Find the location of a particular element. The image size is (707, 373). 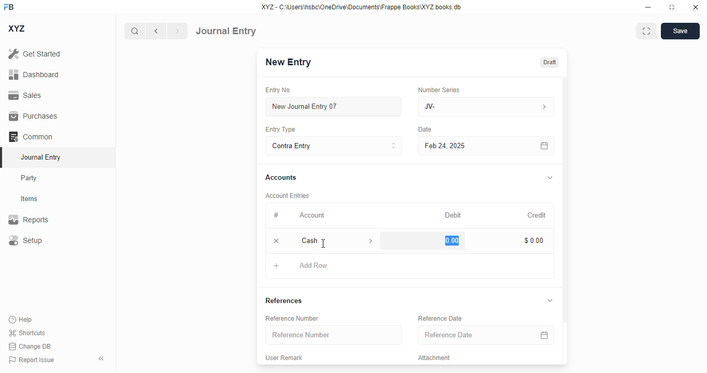

reference number is located at coordinates (334, 335).